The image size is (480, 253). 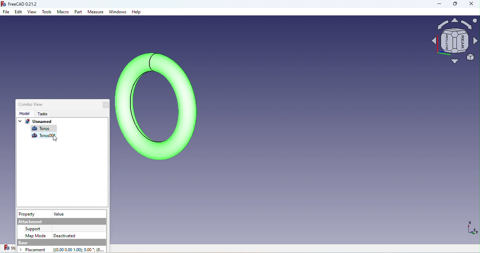 What do you see at coordinates (157, 104) in the screenshot?
I see `Object` at bounding box center [157, 104].